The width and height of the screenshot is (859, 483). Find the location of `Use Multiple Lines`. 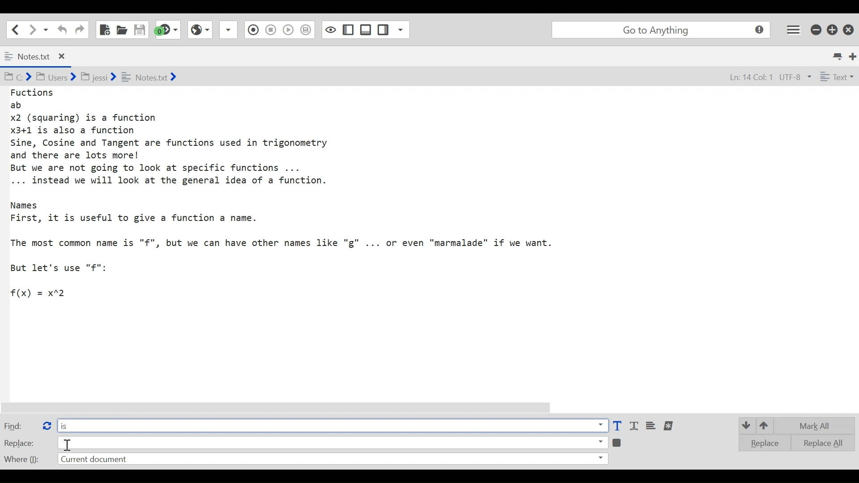

Use Multiple Lines is located at coordinates (652, 426).